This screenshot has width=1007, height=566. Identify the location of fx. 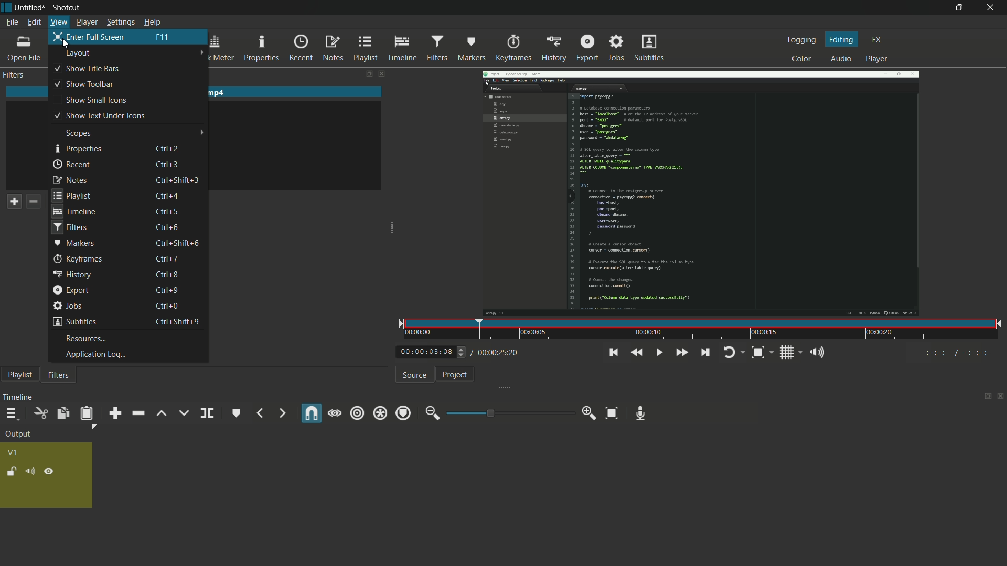
(876, 40).